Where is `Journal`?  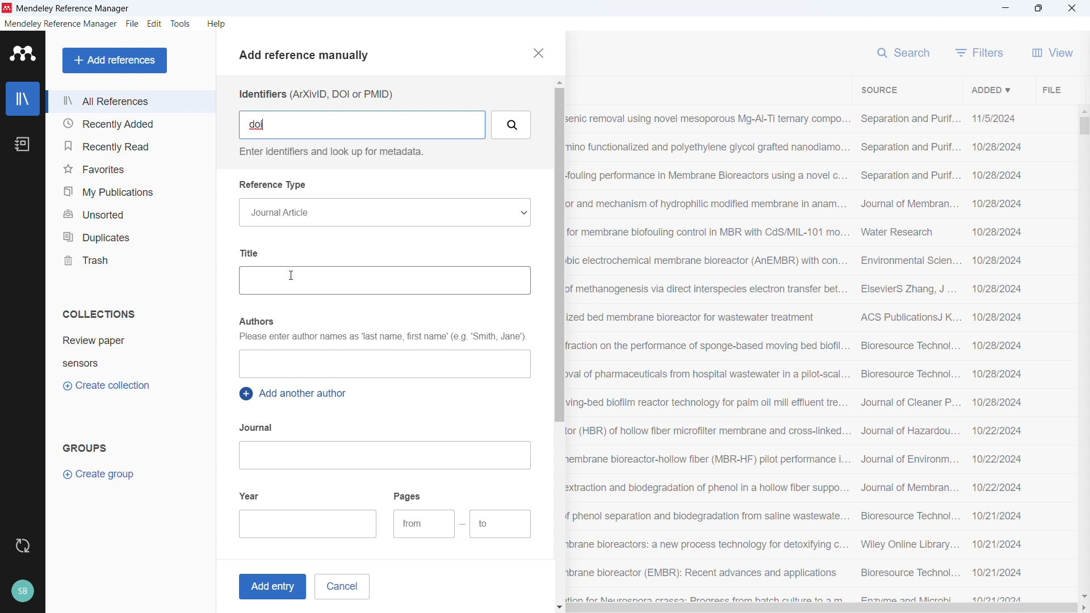 Journal is located at coordinates (257, 427).